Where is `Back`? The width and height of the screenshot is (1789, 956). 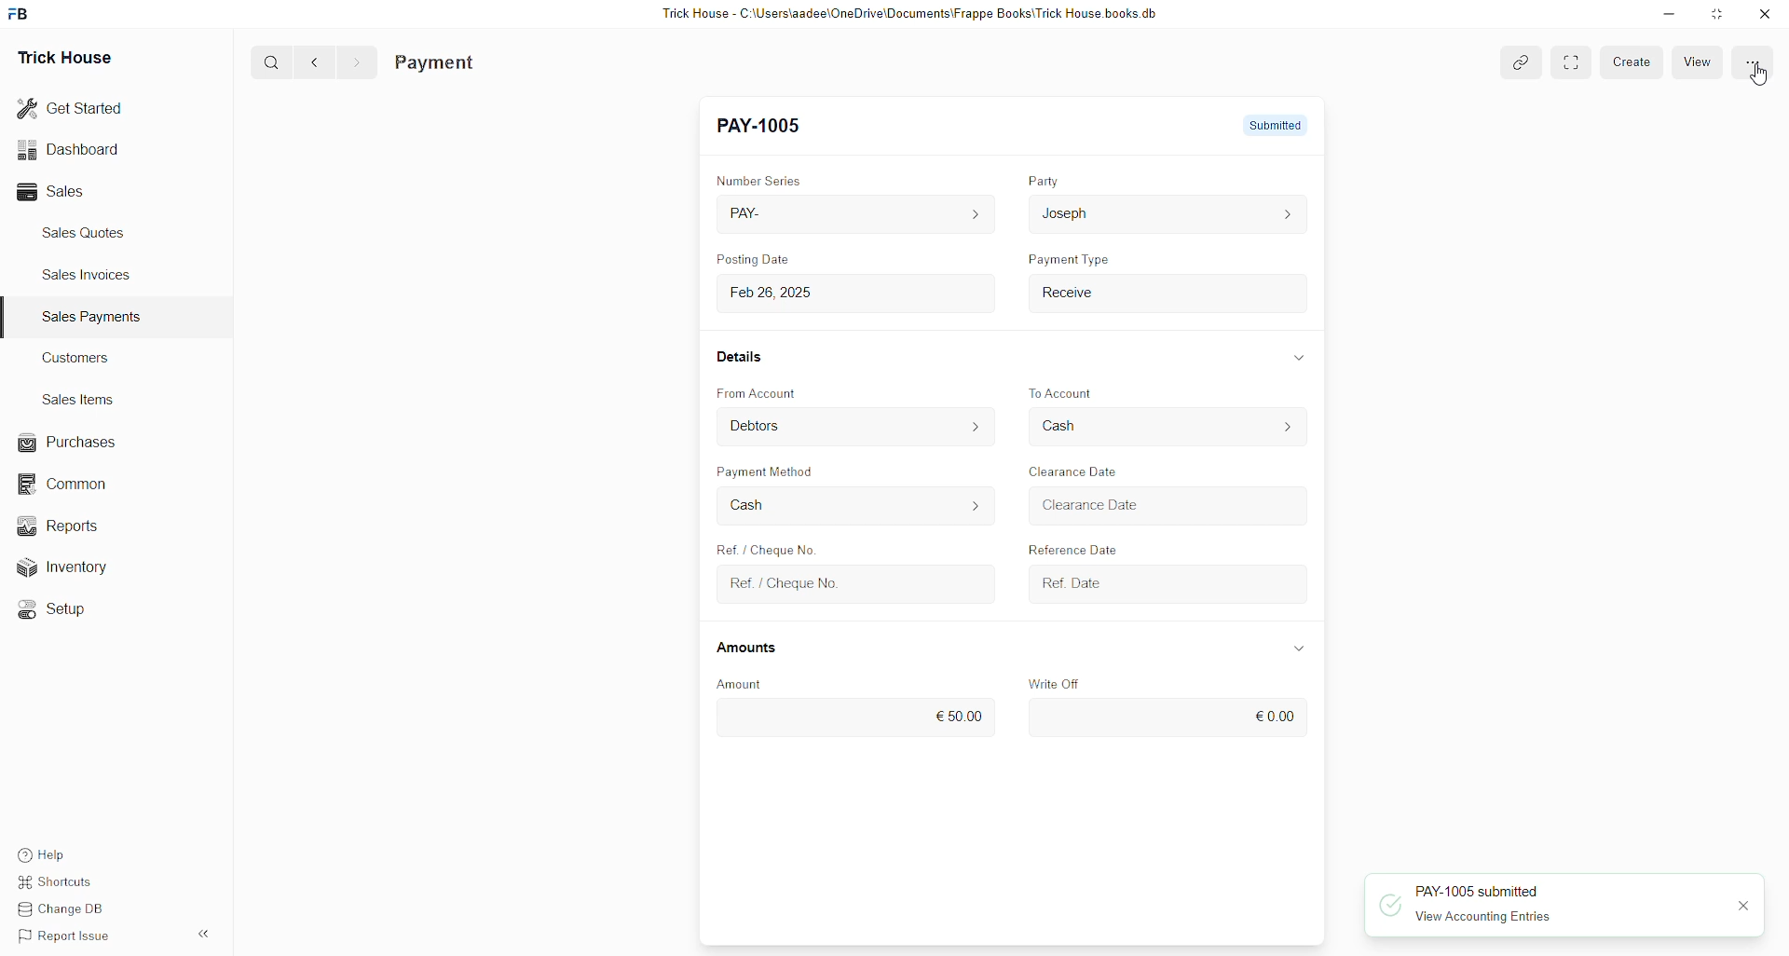 Back is located at coordinates (315, 63).